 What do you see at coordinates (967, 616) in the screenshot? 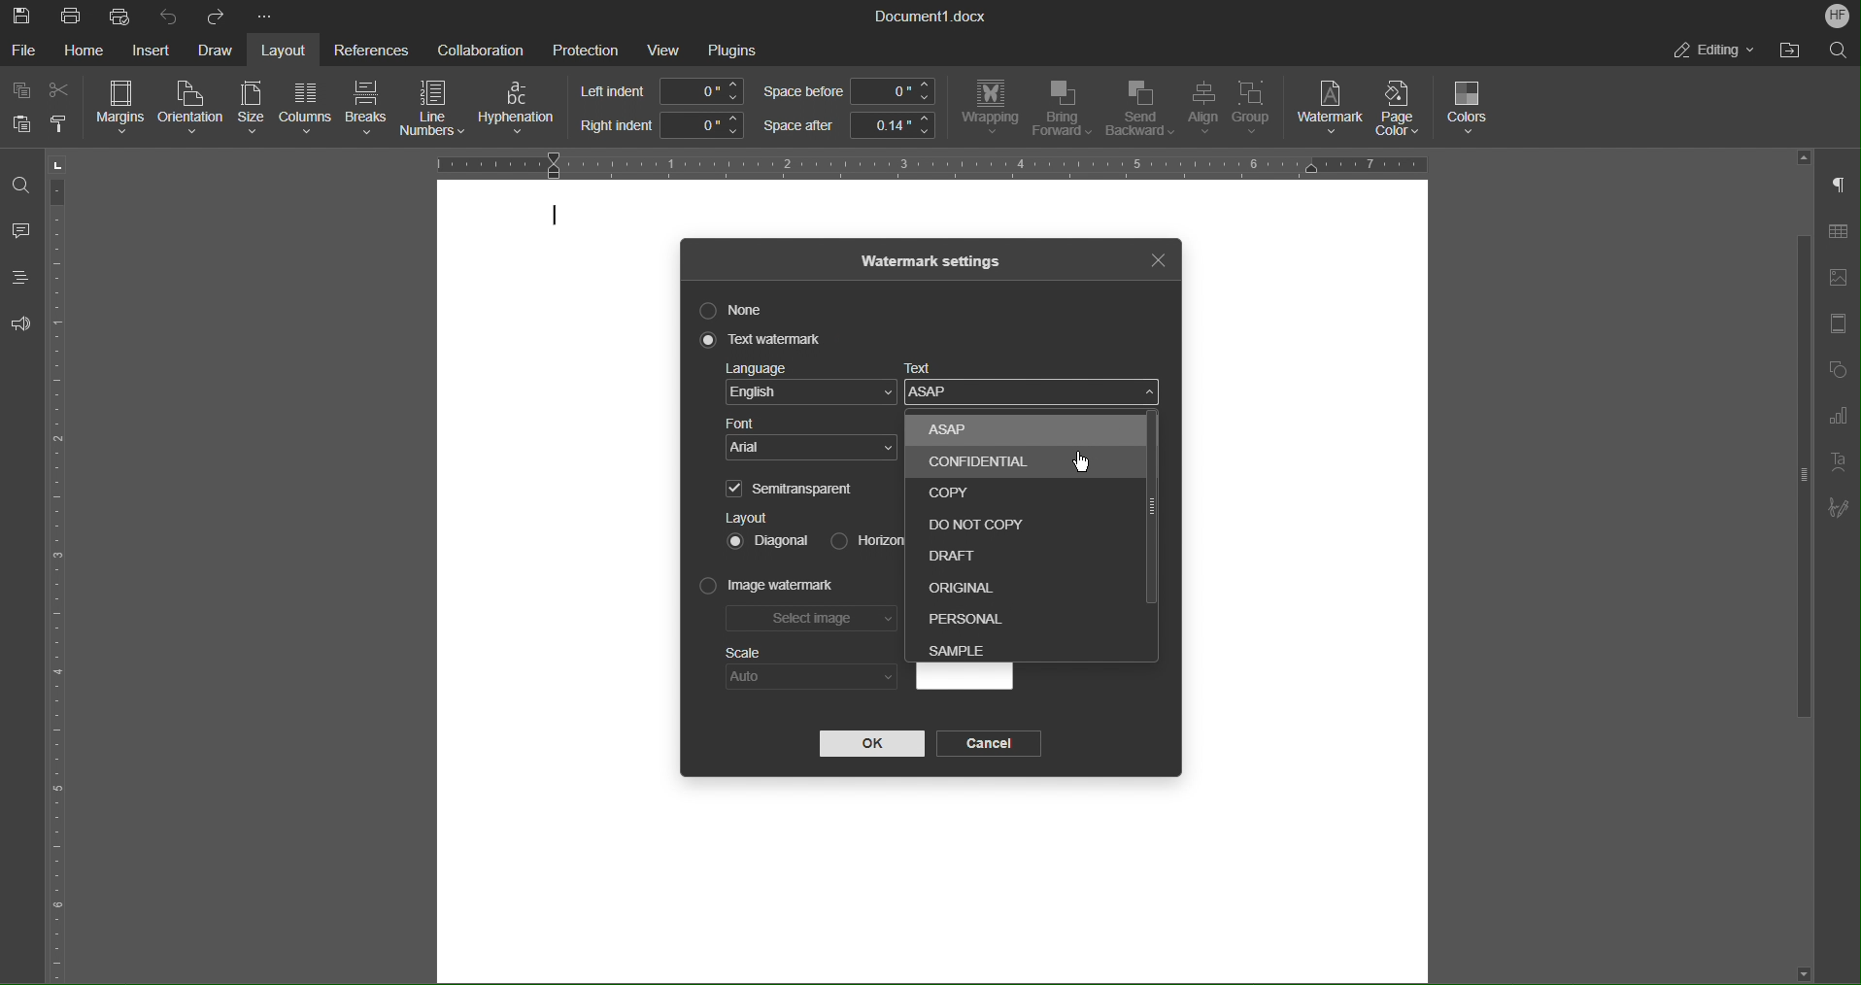
I see `Personal` at bounding box center [967, 616].